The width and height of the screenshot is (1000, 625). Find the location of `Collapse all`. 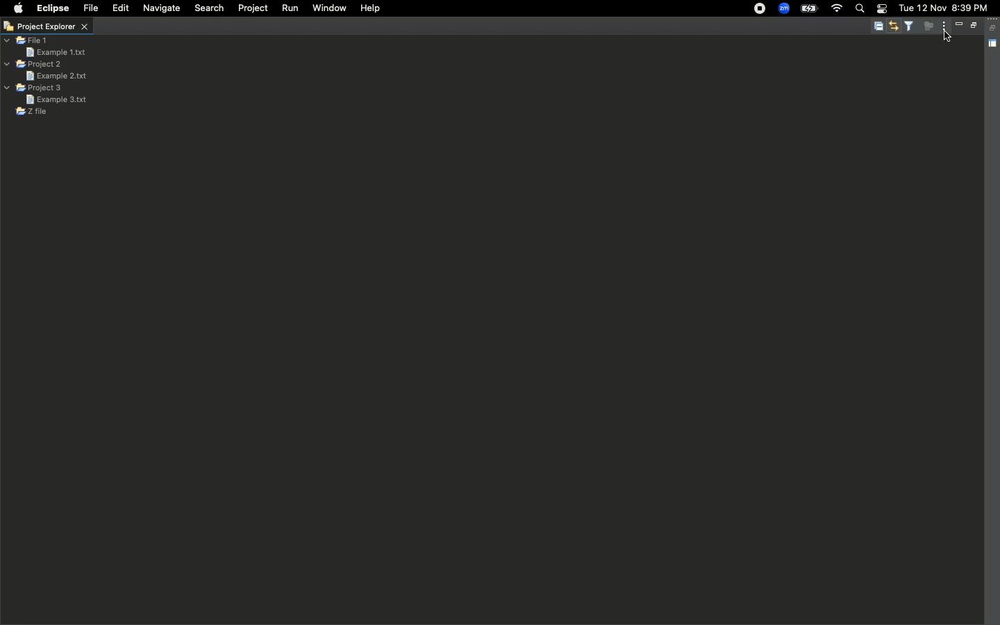

Collapse all is located at coordinates (994, 28).